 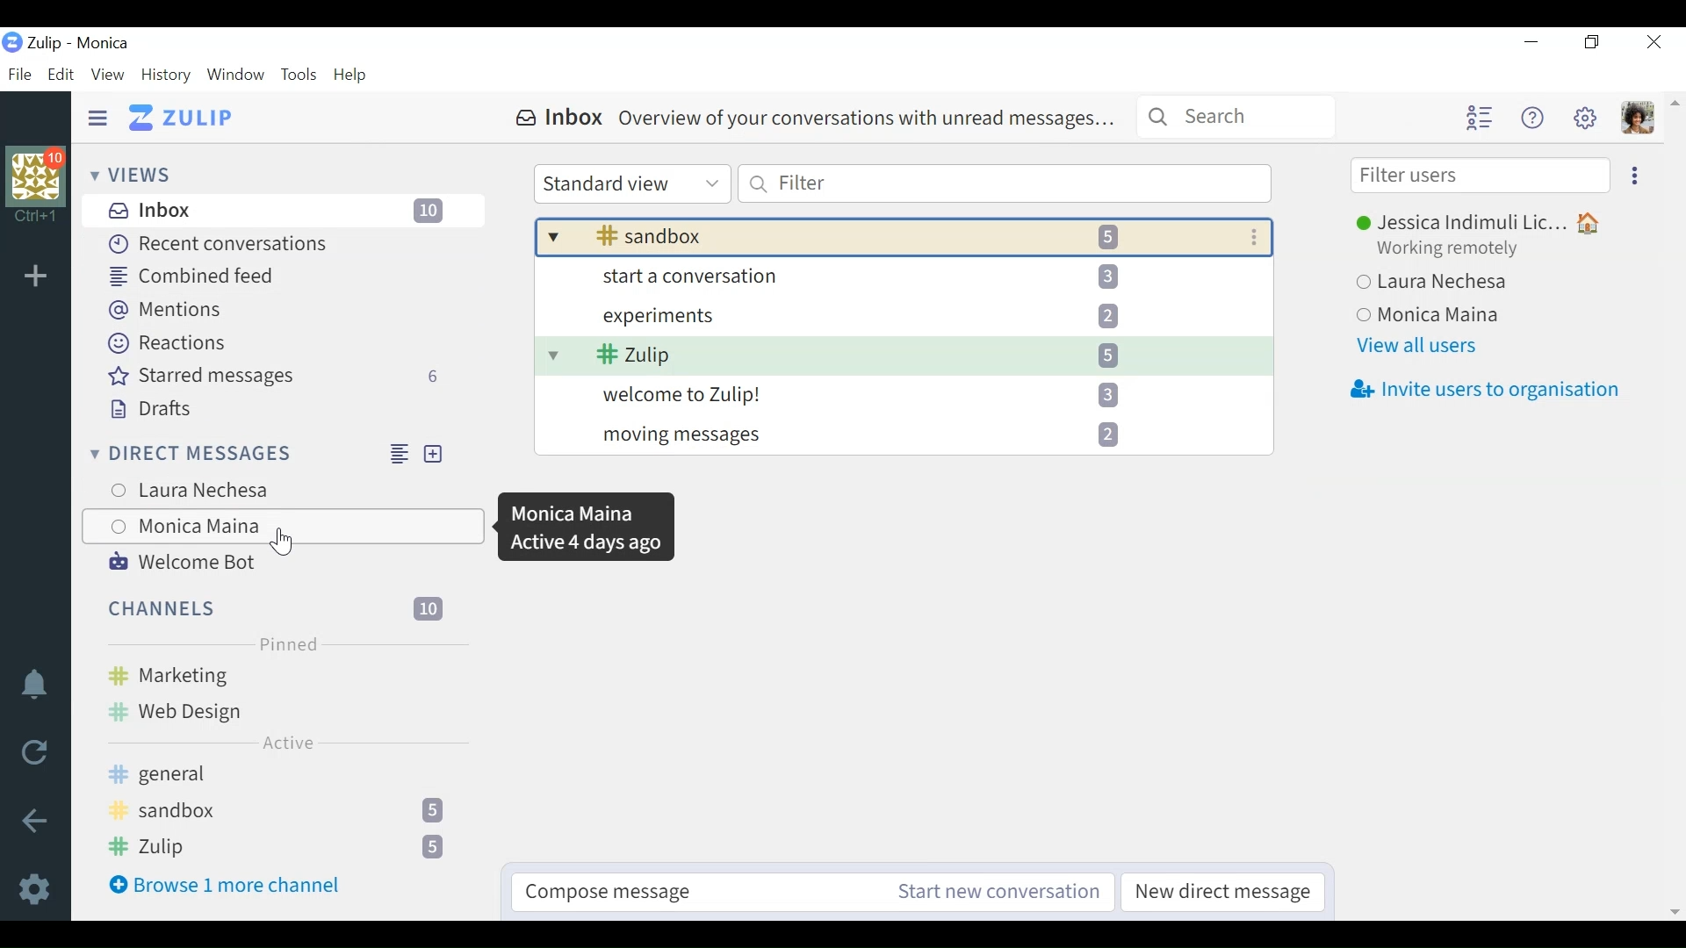 What do you see at coordinates (281, 210) in the screenshot?
I see `Inbox` at bounding box center [281, 210].